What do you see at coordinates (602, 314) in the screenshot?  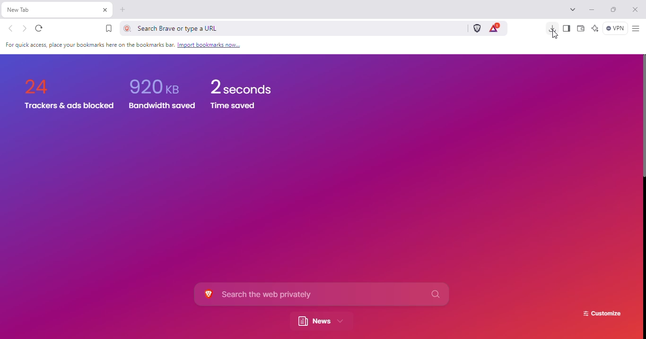 I see `customize` at bounding box center [602, 314].